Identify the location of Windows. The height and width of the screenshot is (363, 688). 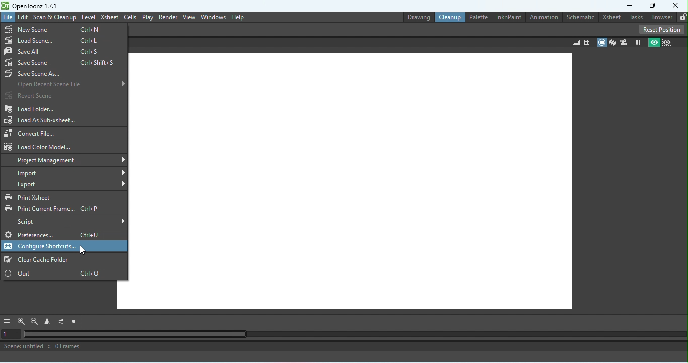
(214, 17).